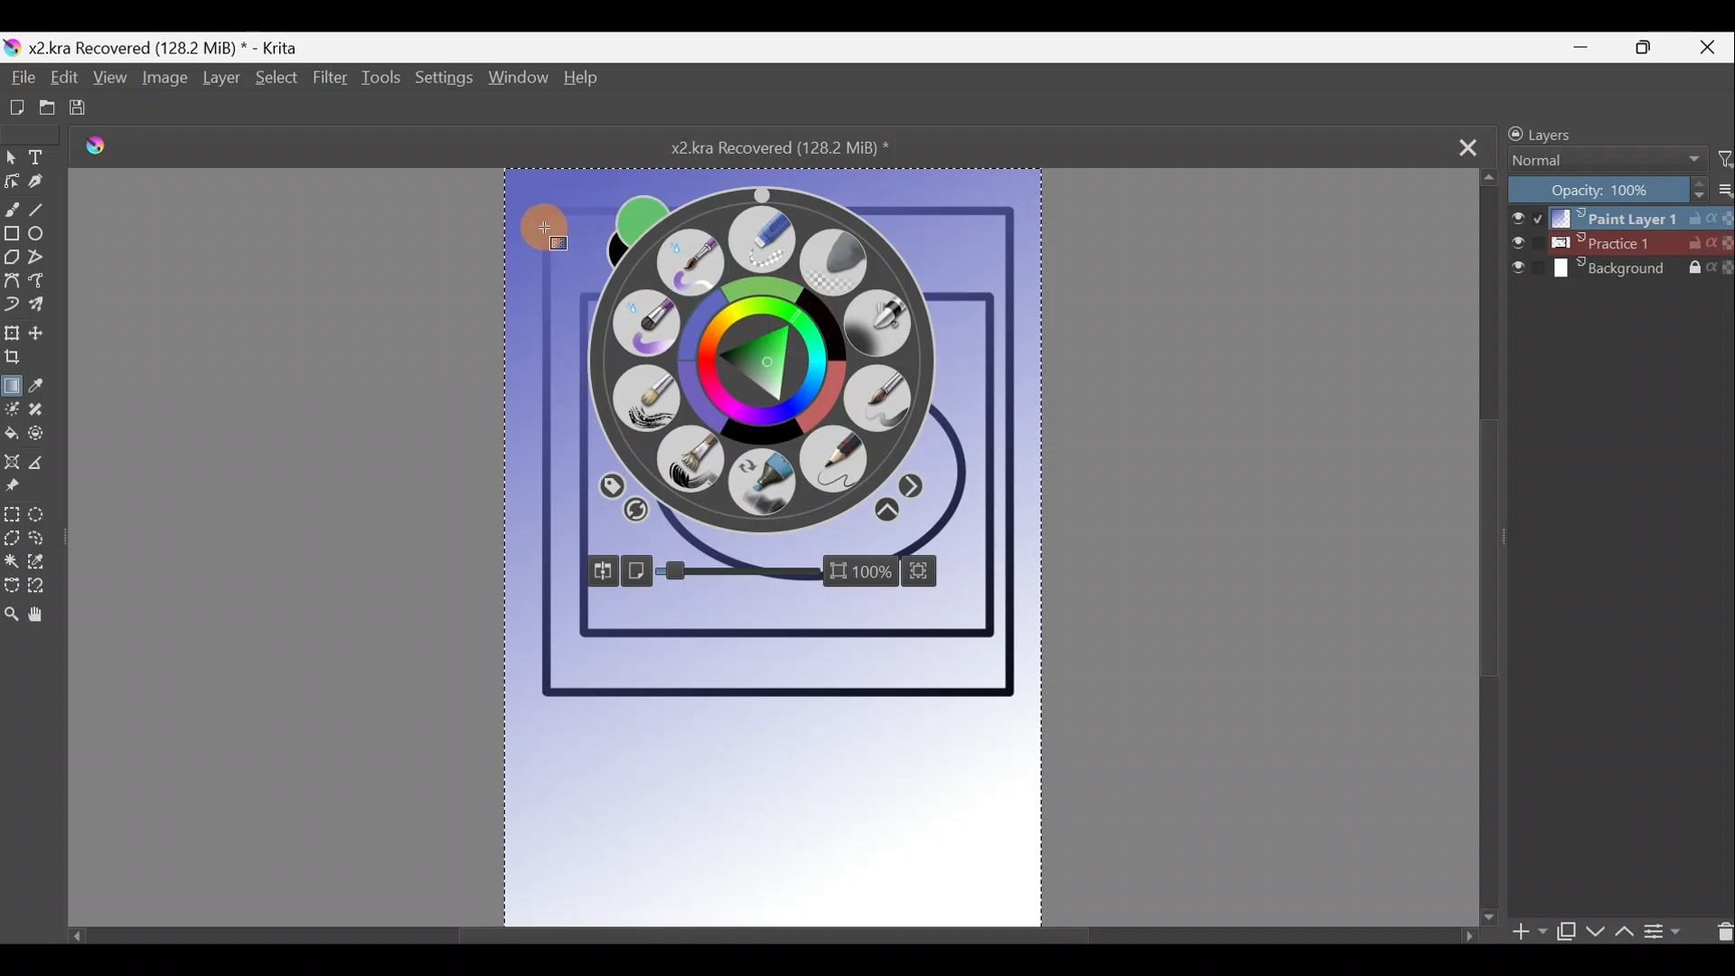 This screenshot has height=976, width=1735. What do you see at coordinates (874, 327) in the screenshot?
I see `Airbrush soft` at bounding box center [874, 327].